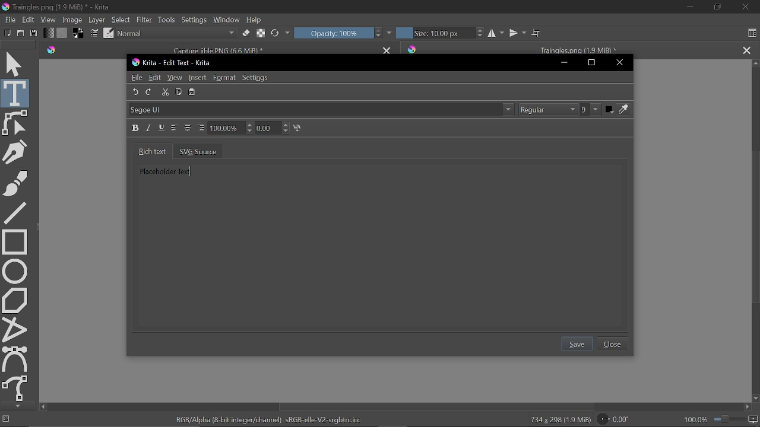 The height and width of the screenshot is (427, 760). What do you see at coordinates (108, 33) in the screenshot?
I see `choose brush preset` at bounding box center [108, 33].